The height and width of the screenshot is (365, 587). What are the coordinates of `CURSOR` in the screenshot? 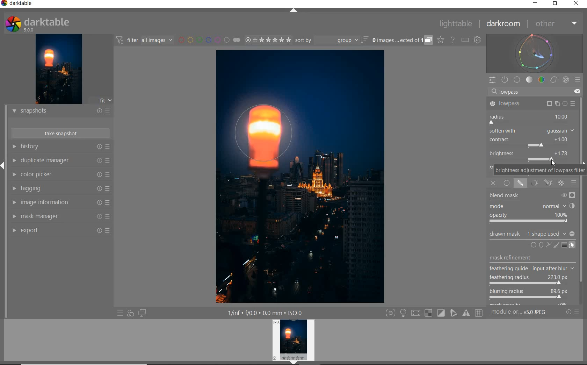 It's located at (561, 301).